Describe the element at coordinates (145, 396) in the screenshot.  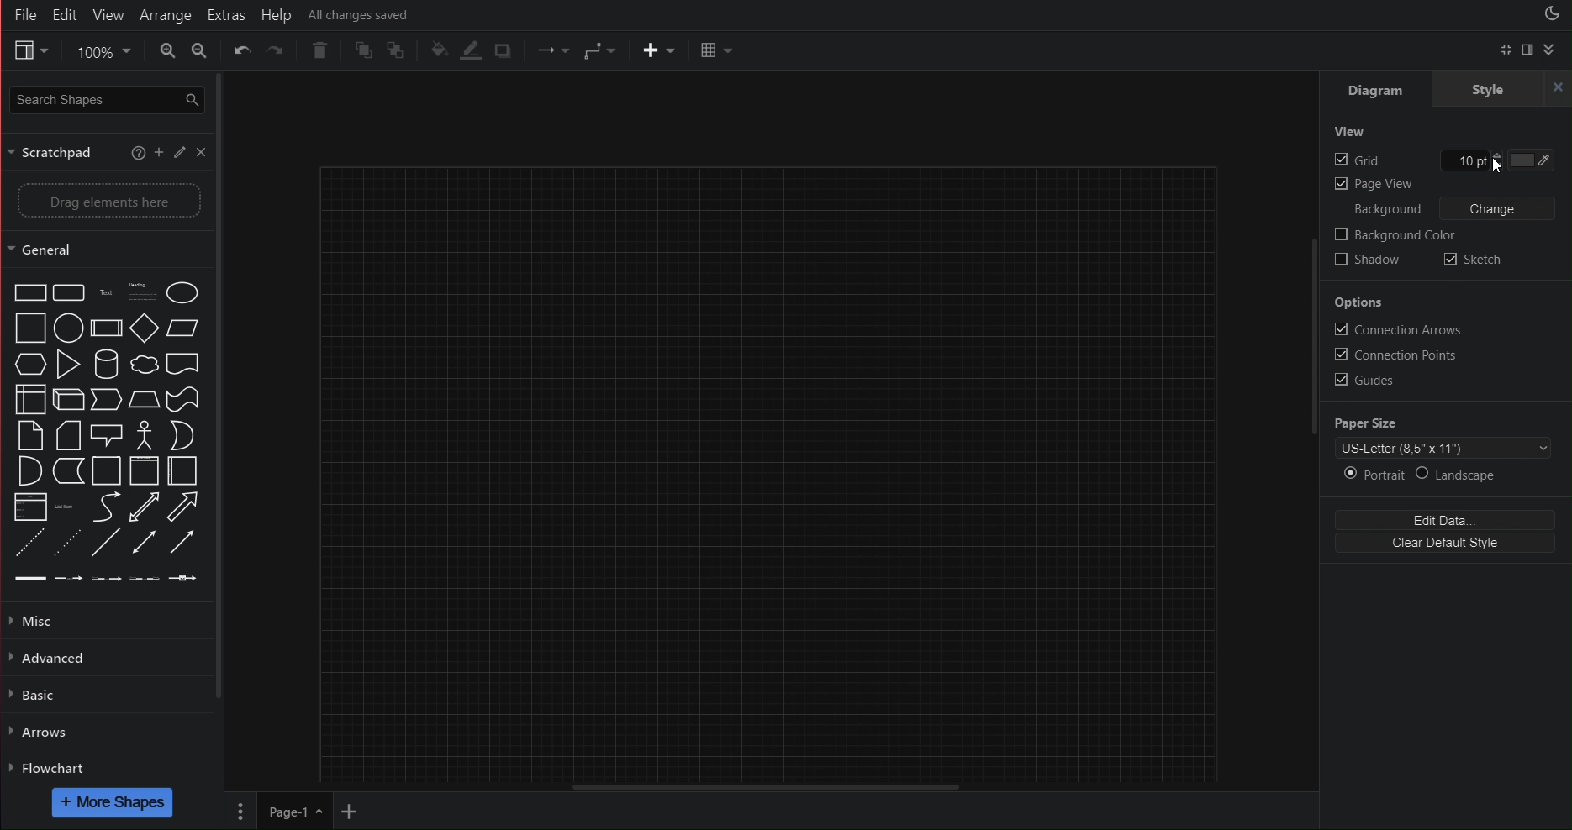
I see `trapezium` at that location.